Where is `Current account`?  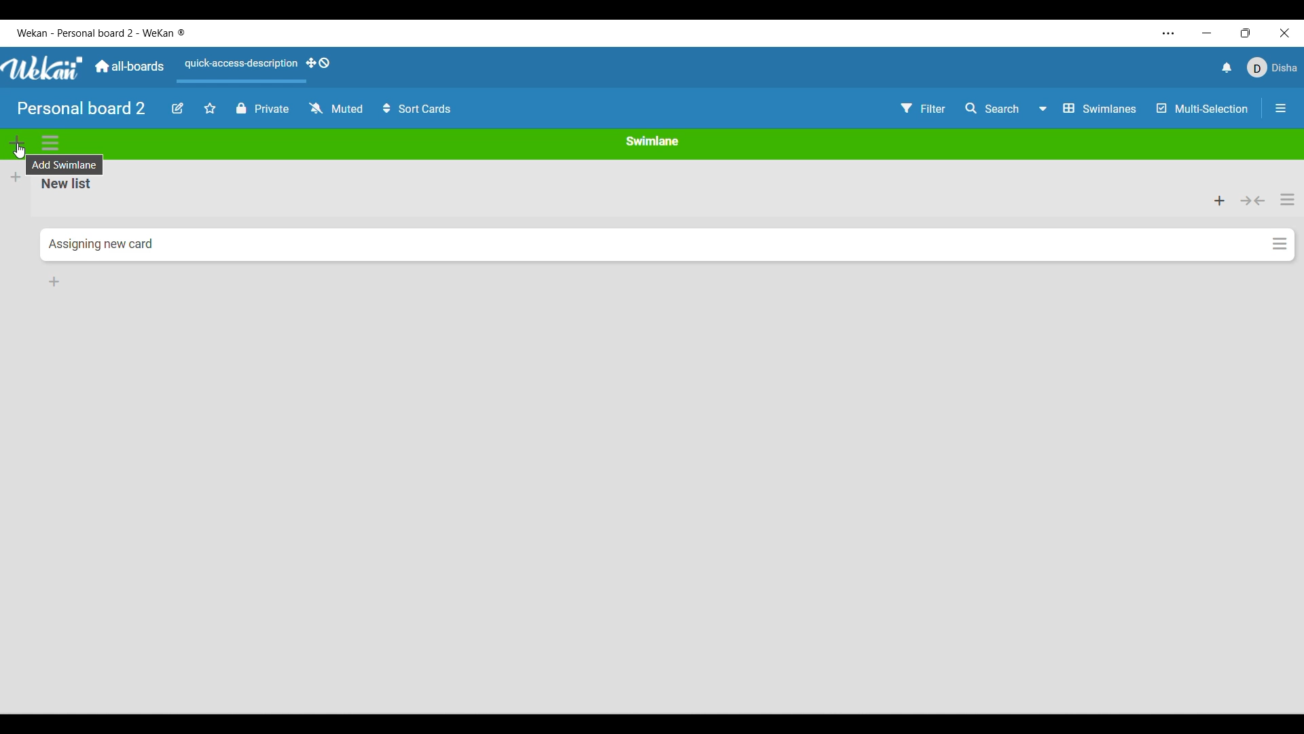 Current account is located at coordinates (1273, 67).